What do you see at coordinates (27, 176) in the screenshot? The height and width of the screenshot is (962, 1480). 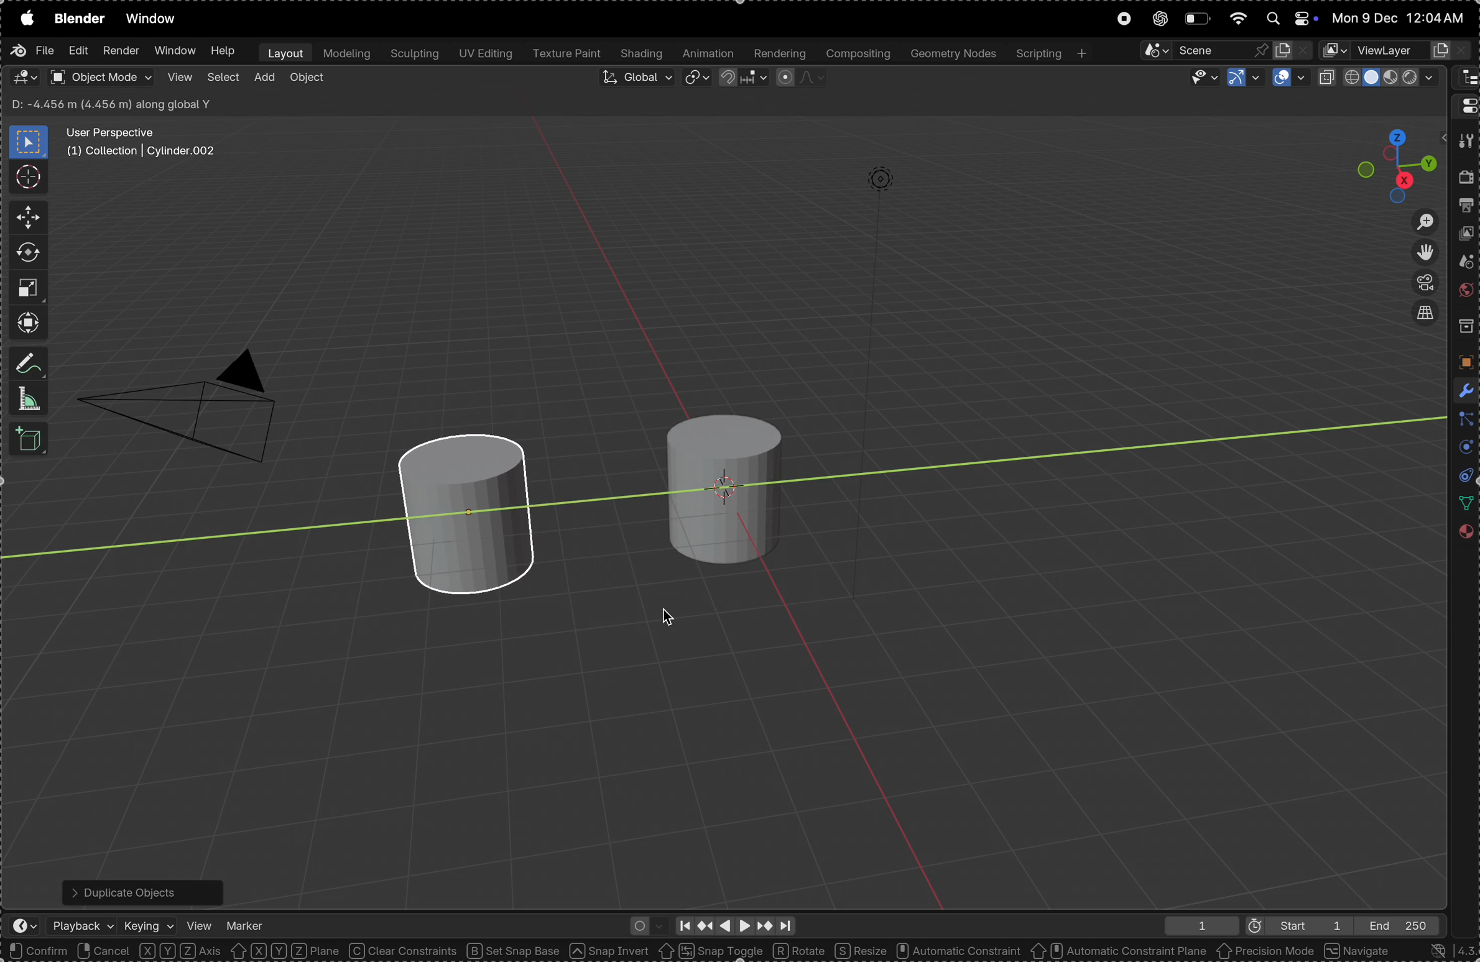 I see `cursor` at bounding box center [27, 176].